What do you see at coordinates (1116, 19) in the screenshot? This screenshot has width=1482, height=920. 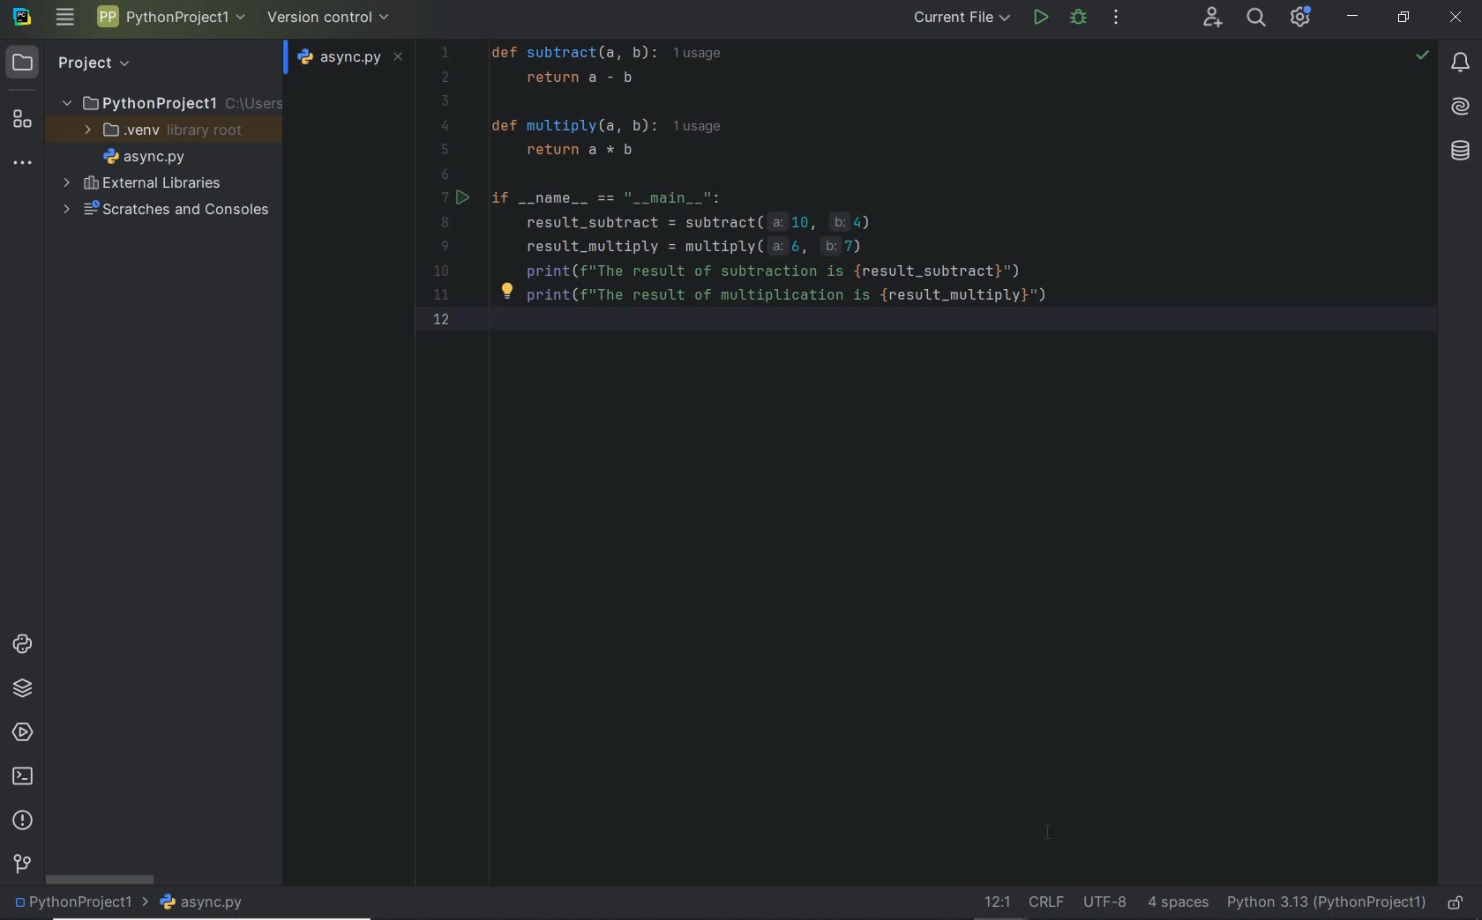 I see `more actions` at bounding box center [1116, 19].